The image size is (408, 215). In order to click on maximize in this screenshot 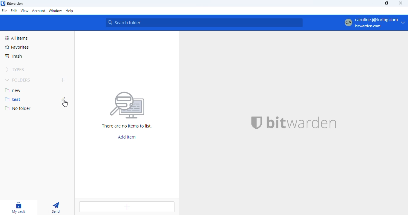, I will do `click(387, 3)`.